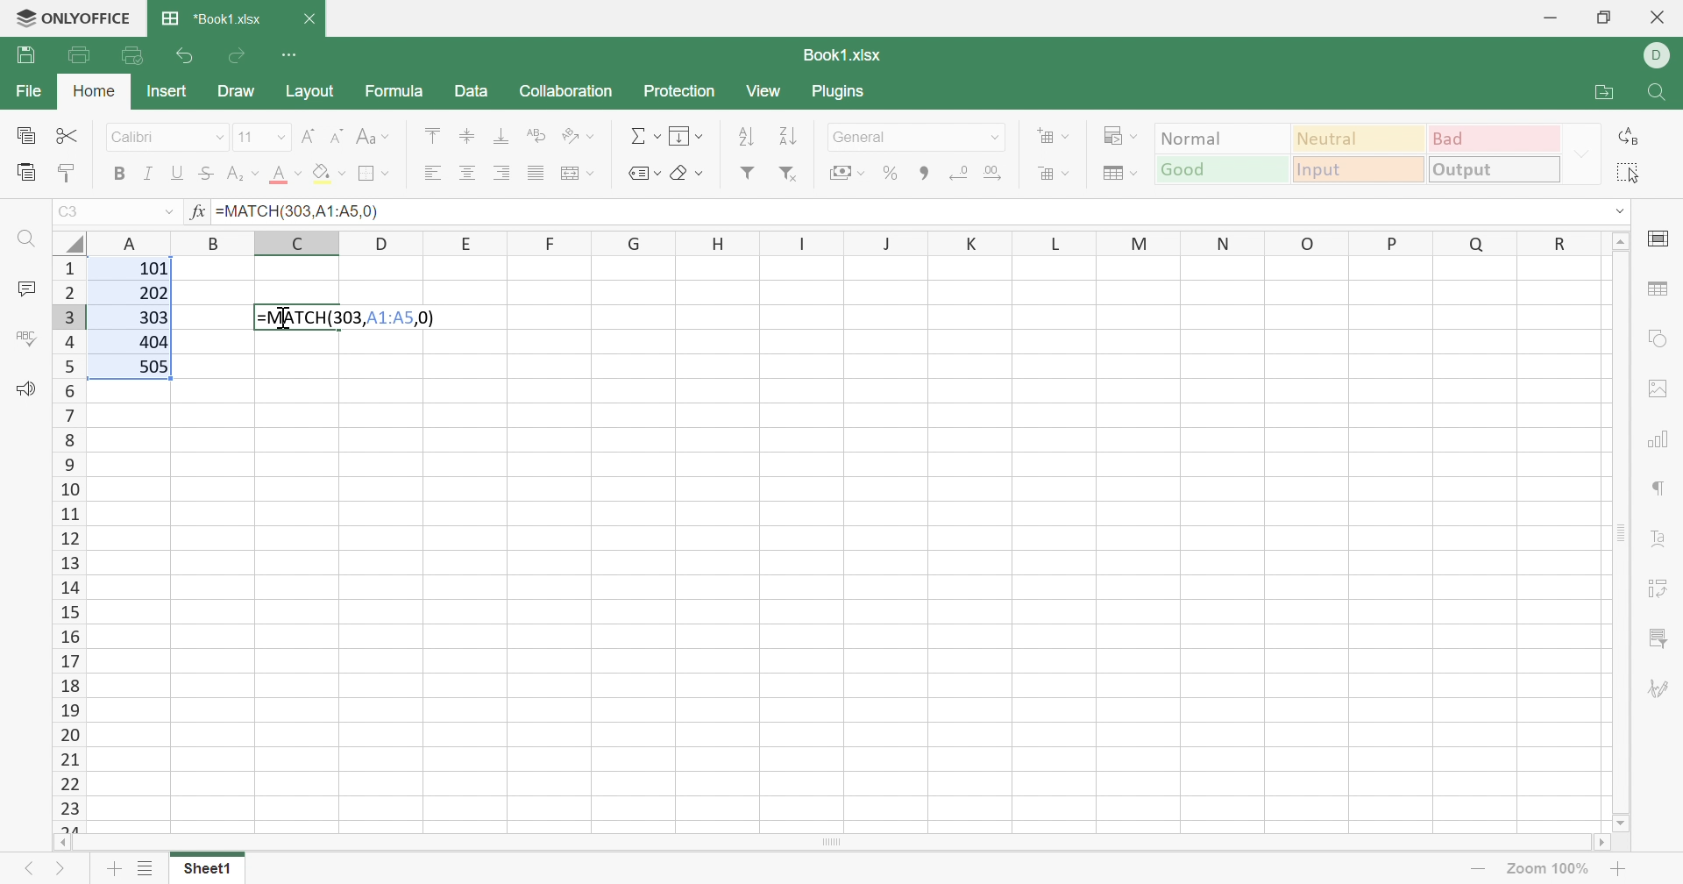 The width and height of the screenshot is (1683, 884). Describe the element at coordinates (25, 337) in the screenshot. I see `Spell checking` at that location.